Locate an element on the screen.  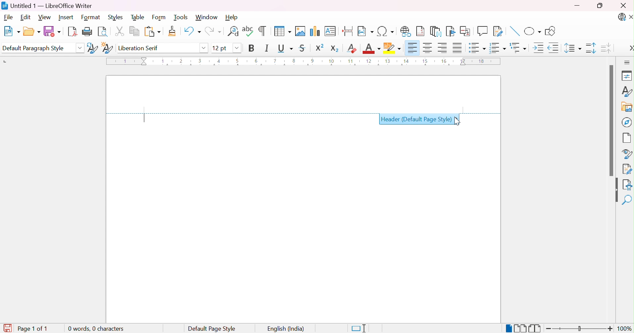
Set line spacing is located at coordinates (573, 49).